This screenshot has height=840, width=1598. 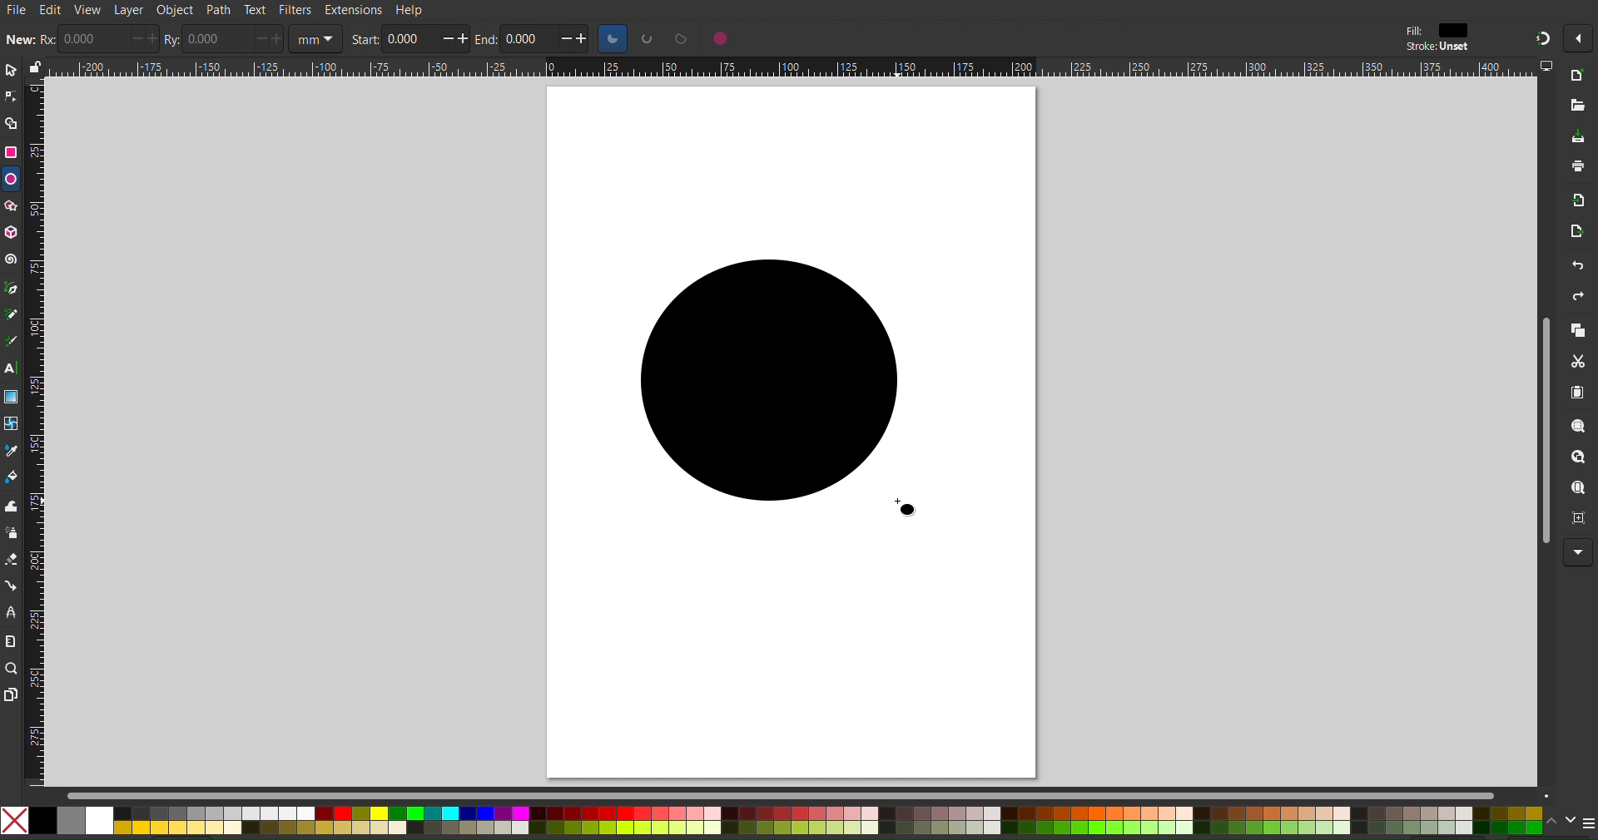 I want to click on Zoom Page, so click(x=1577, y=488).